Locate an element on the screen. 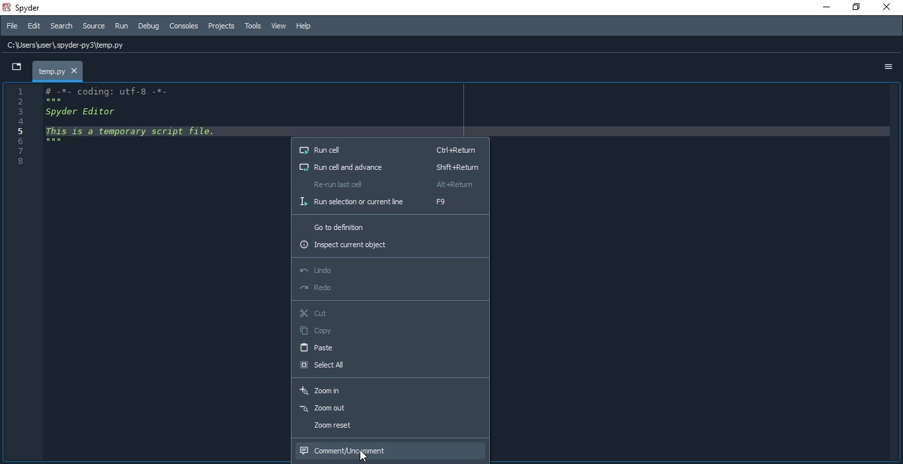 This screenshot has height=464, width=903. Re-run last cell is located at coordinates (391, 184).